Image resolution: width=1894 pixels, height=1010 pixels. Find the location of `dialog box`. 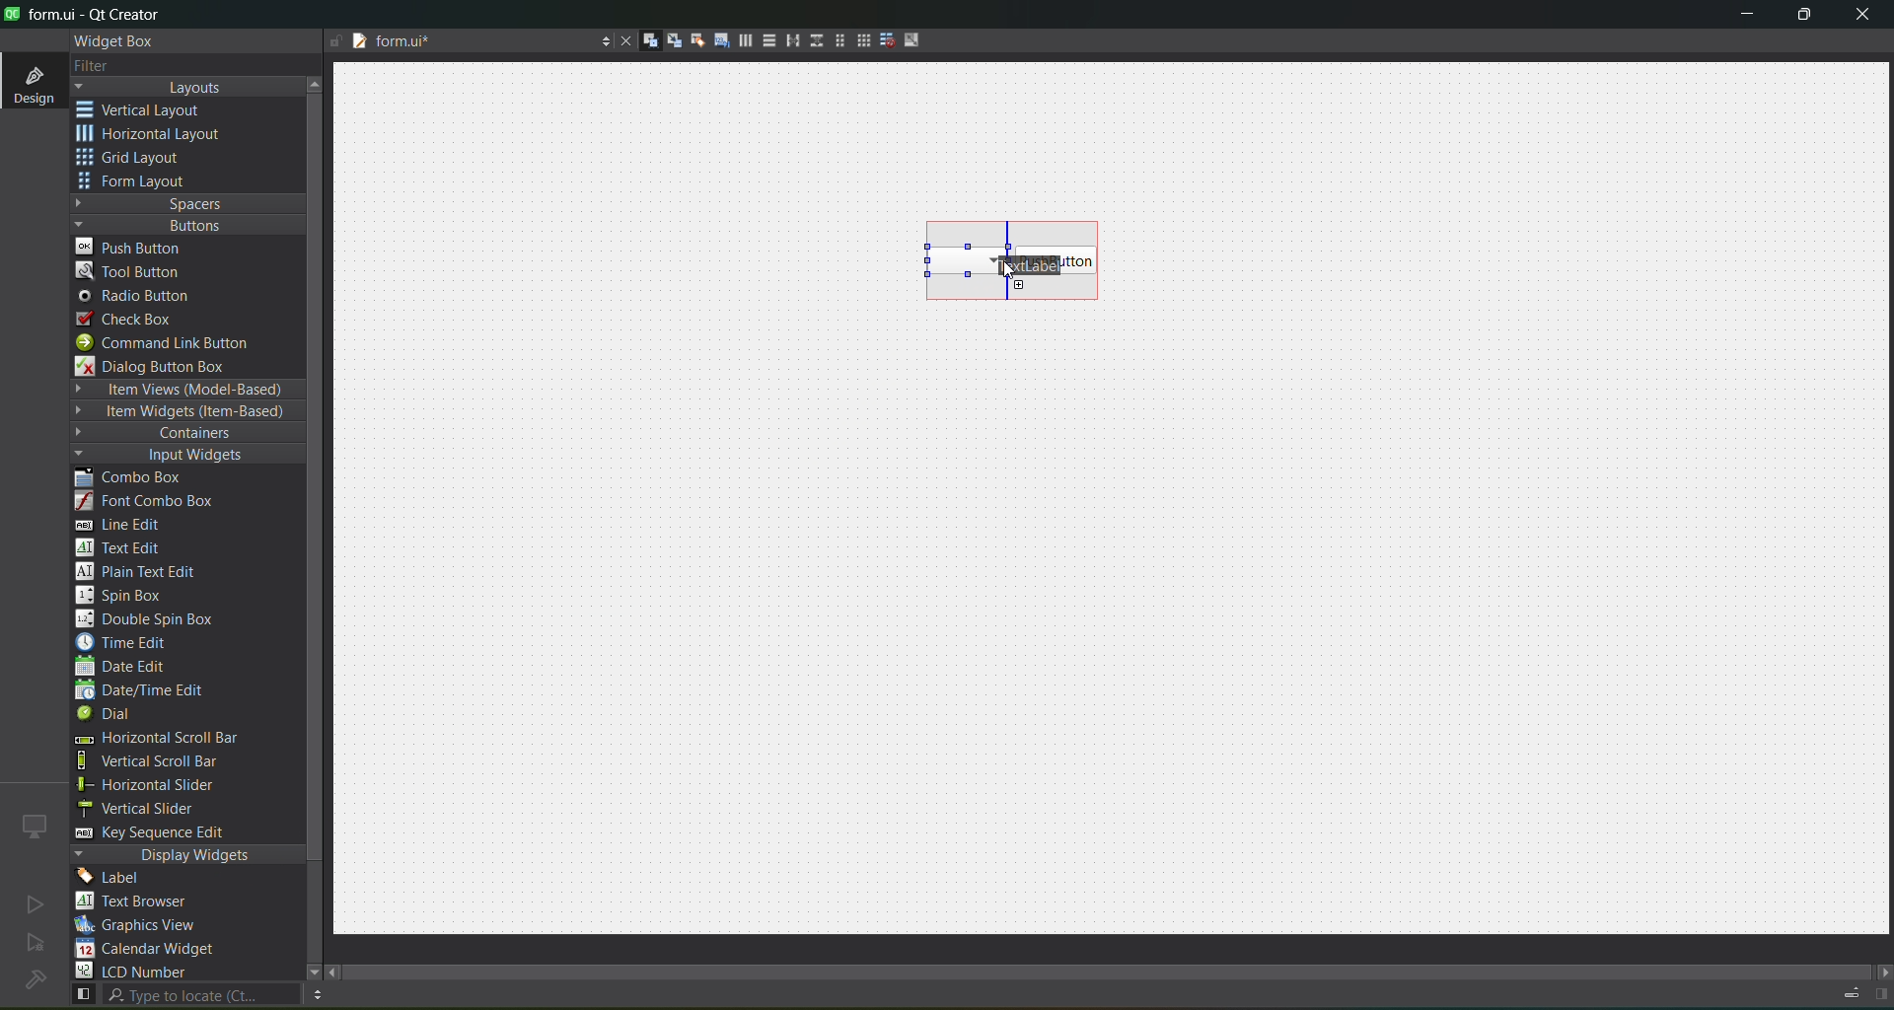

dialog box is located at coordinates (165, 366).